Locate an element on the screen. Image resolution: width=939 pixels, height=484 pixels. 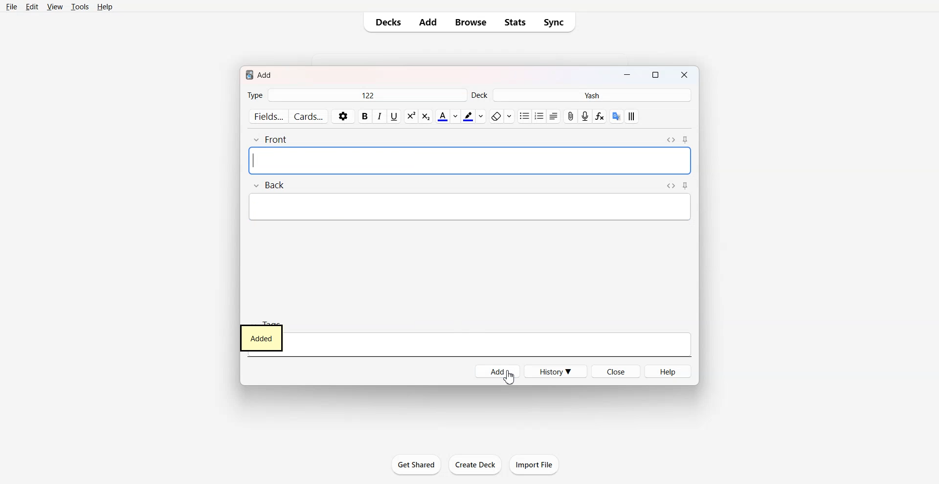
Minimize is located at coordinates (626, 76).